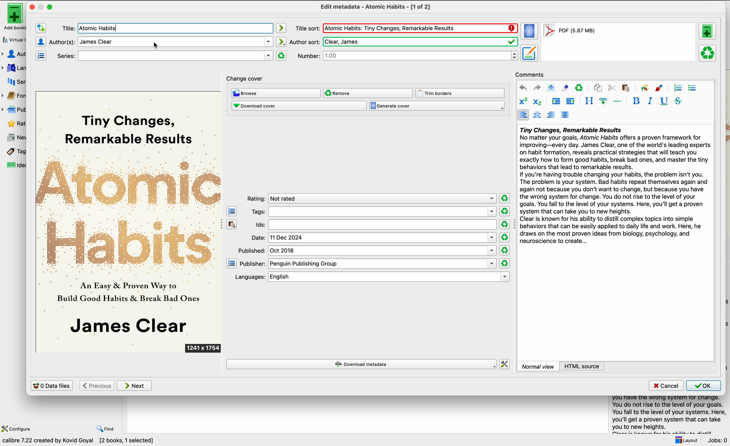  What do you see at coordinates (614, 187) in the screenshot?
I see `summary` at bounding box center [614, 187].